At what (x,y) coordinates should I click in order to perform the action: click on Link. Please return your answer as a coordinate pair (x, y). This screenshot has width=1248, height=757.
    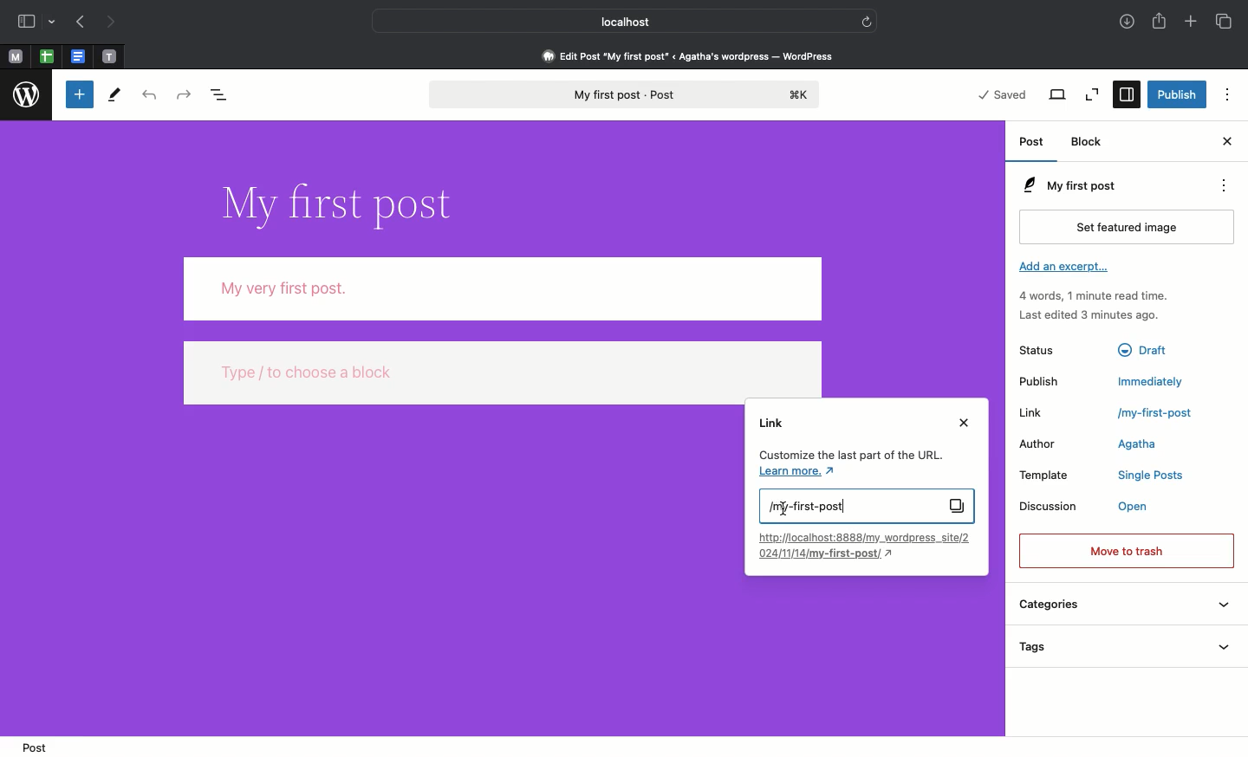
    Looking at the image, I should click on (1037, 412).